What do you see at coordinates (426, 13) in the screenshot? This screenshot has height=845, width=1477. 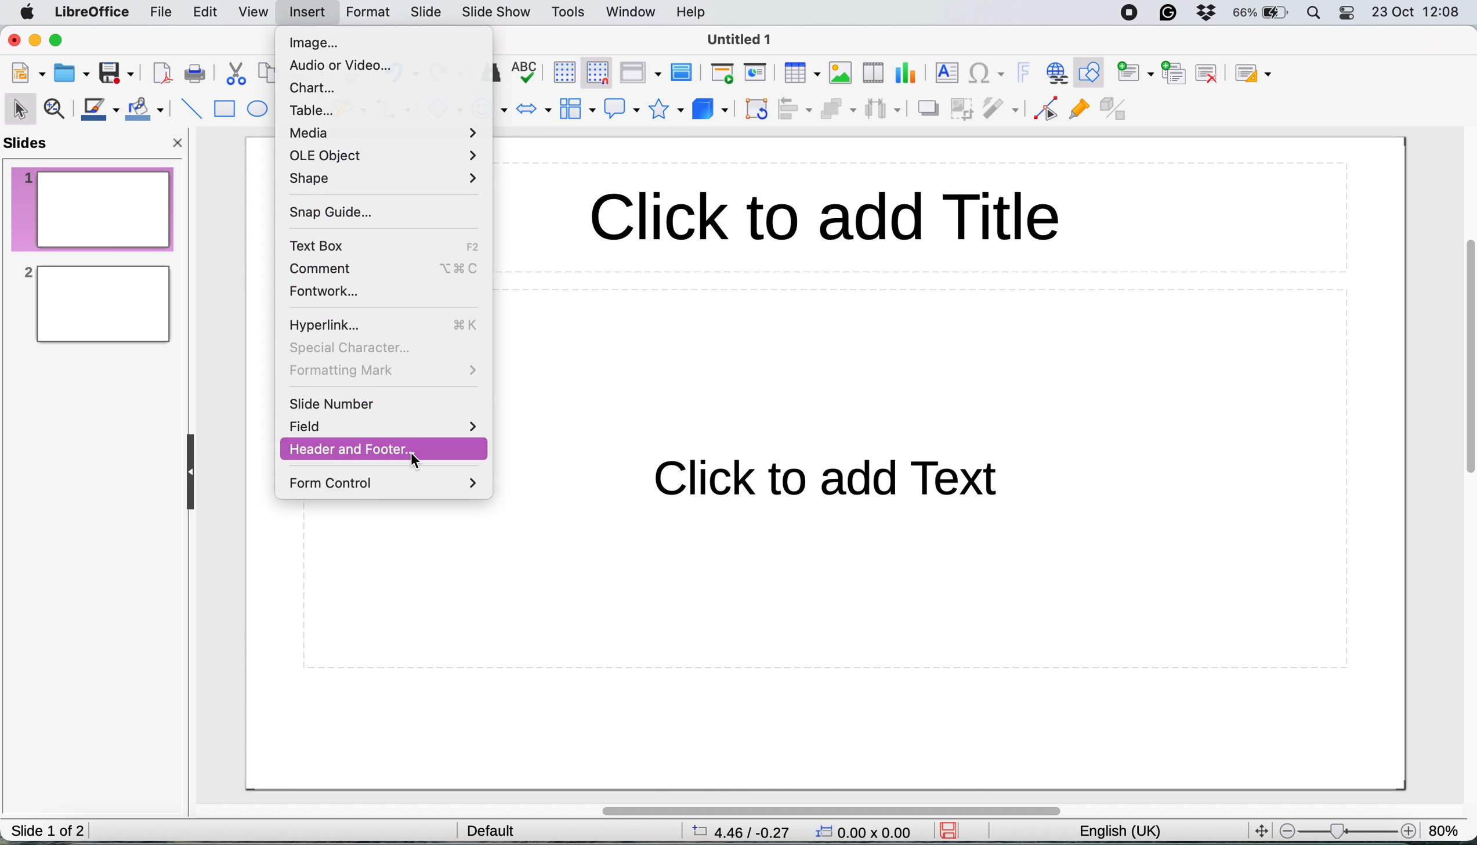 I see `slide` at bounding box center [426, 13].